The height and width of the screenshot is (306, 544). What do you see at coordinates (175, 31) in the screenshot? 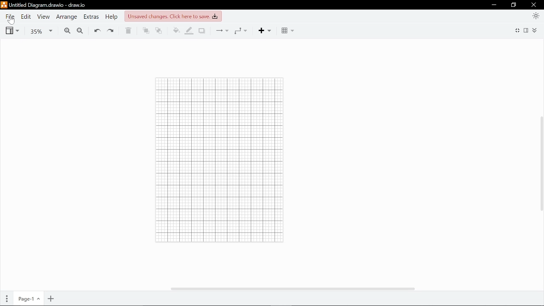
I see `Fill color` at bounding box center [175, 31].